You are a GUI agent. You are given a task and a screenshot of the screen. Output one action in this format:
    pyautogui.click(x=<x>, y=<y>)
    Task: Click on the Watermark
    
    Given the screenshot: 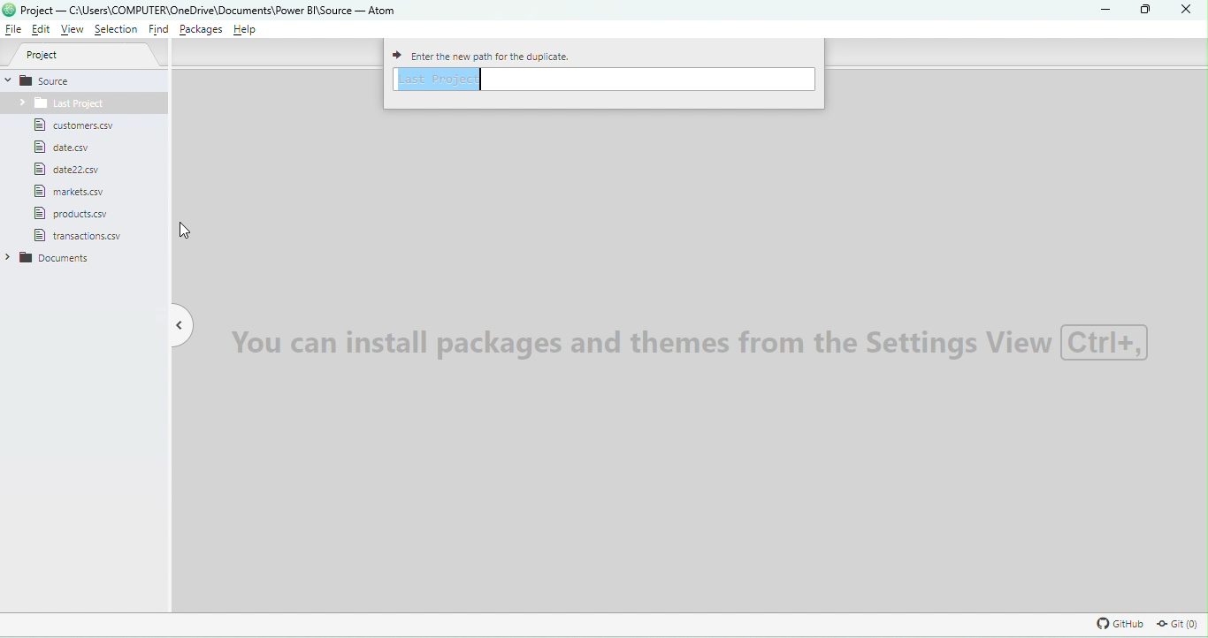 What is the action you would take?
    pyautogui.click(x=700, y=342)
    